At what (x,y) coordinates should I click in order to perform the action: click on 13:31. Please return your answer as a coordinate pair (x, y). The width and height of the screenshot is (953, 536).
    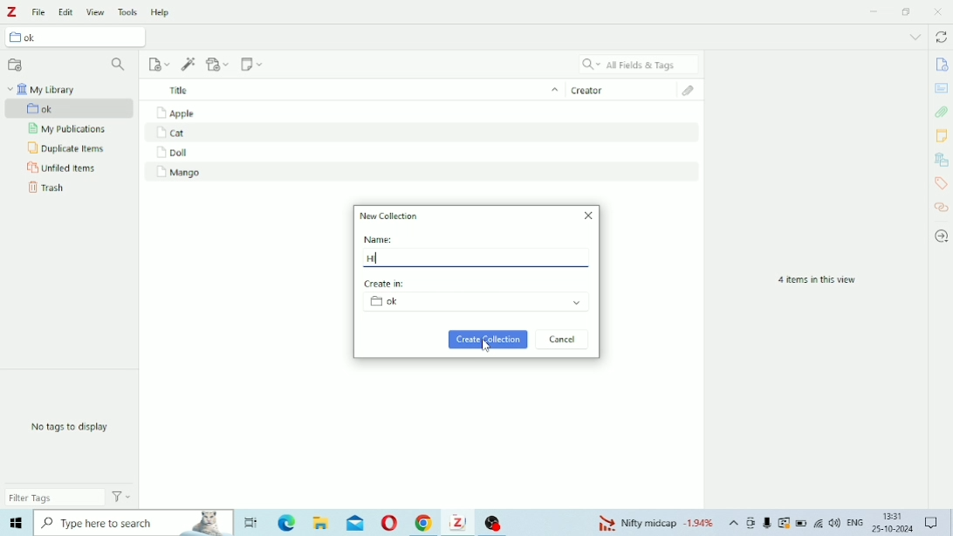
    Looking at the image, I should click on (895, 516).